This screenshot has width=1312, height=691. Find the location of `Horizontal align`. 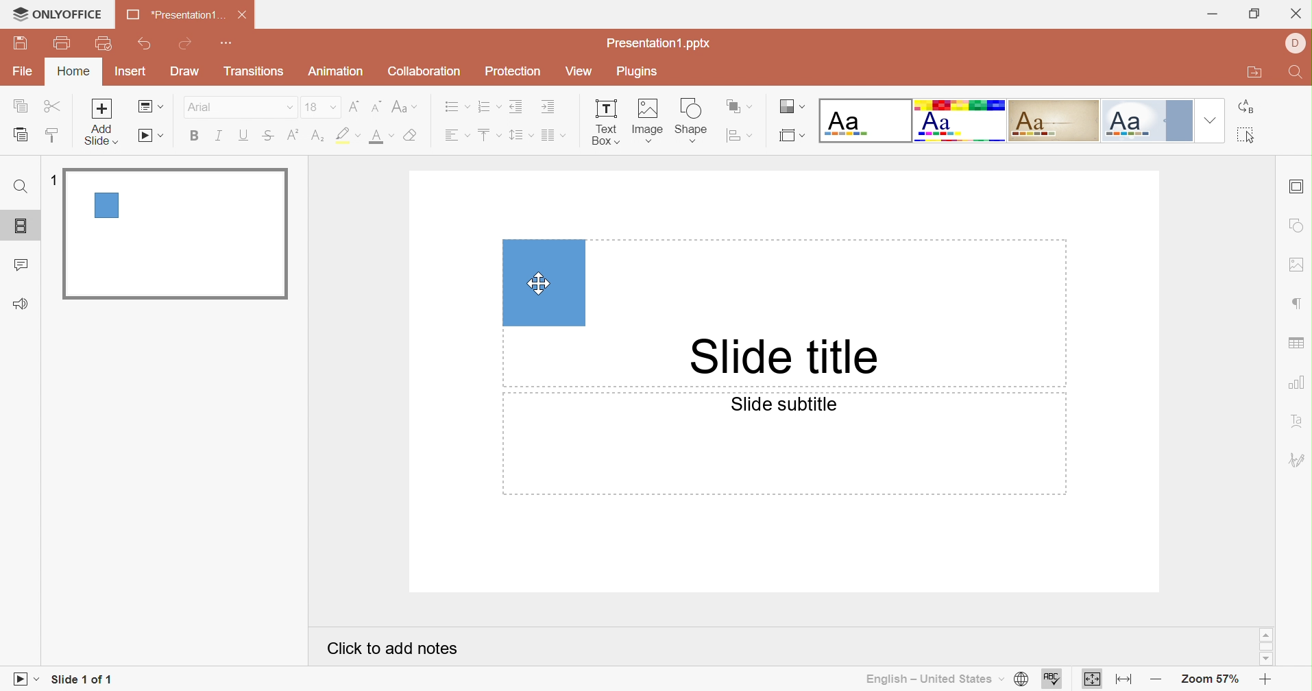

Horizontal align is located at coordinates (458, 135).